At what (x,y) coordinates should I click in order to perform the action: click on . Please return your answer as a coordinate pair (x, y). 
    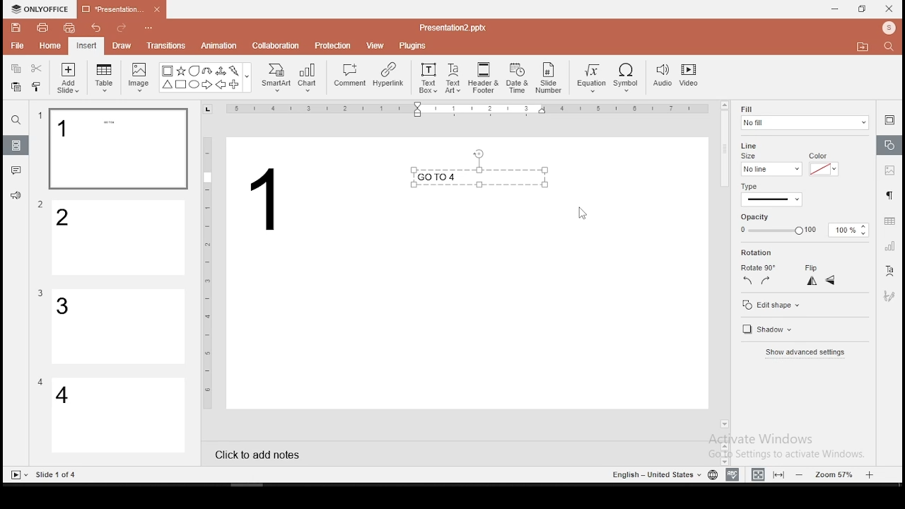
    Looking at the image, I should click on (40, 382).